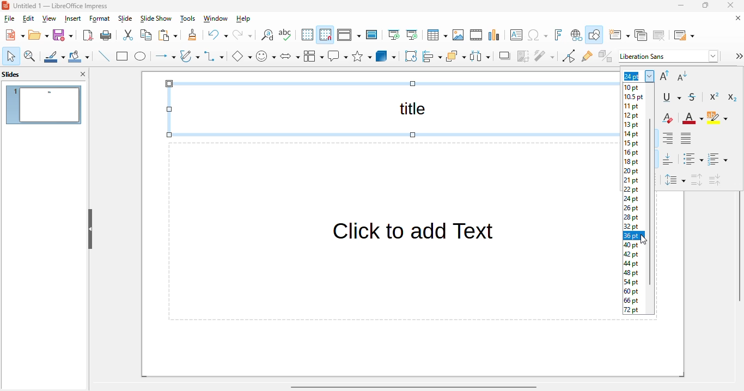  I want to click on slide, so click(126, 19).